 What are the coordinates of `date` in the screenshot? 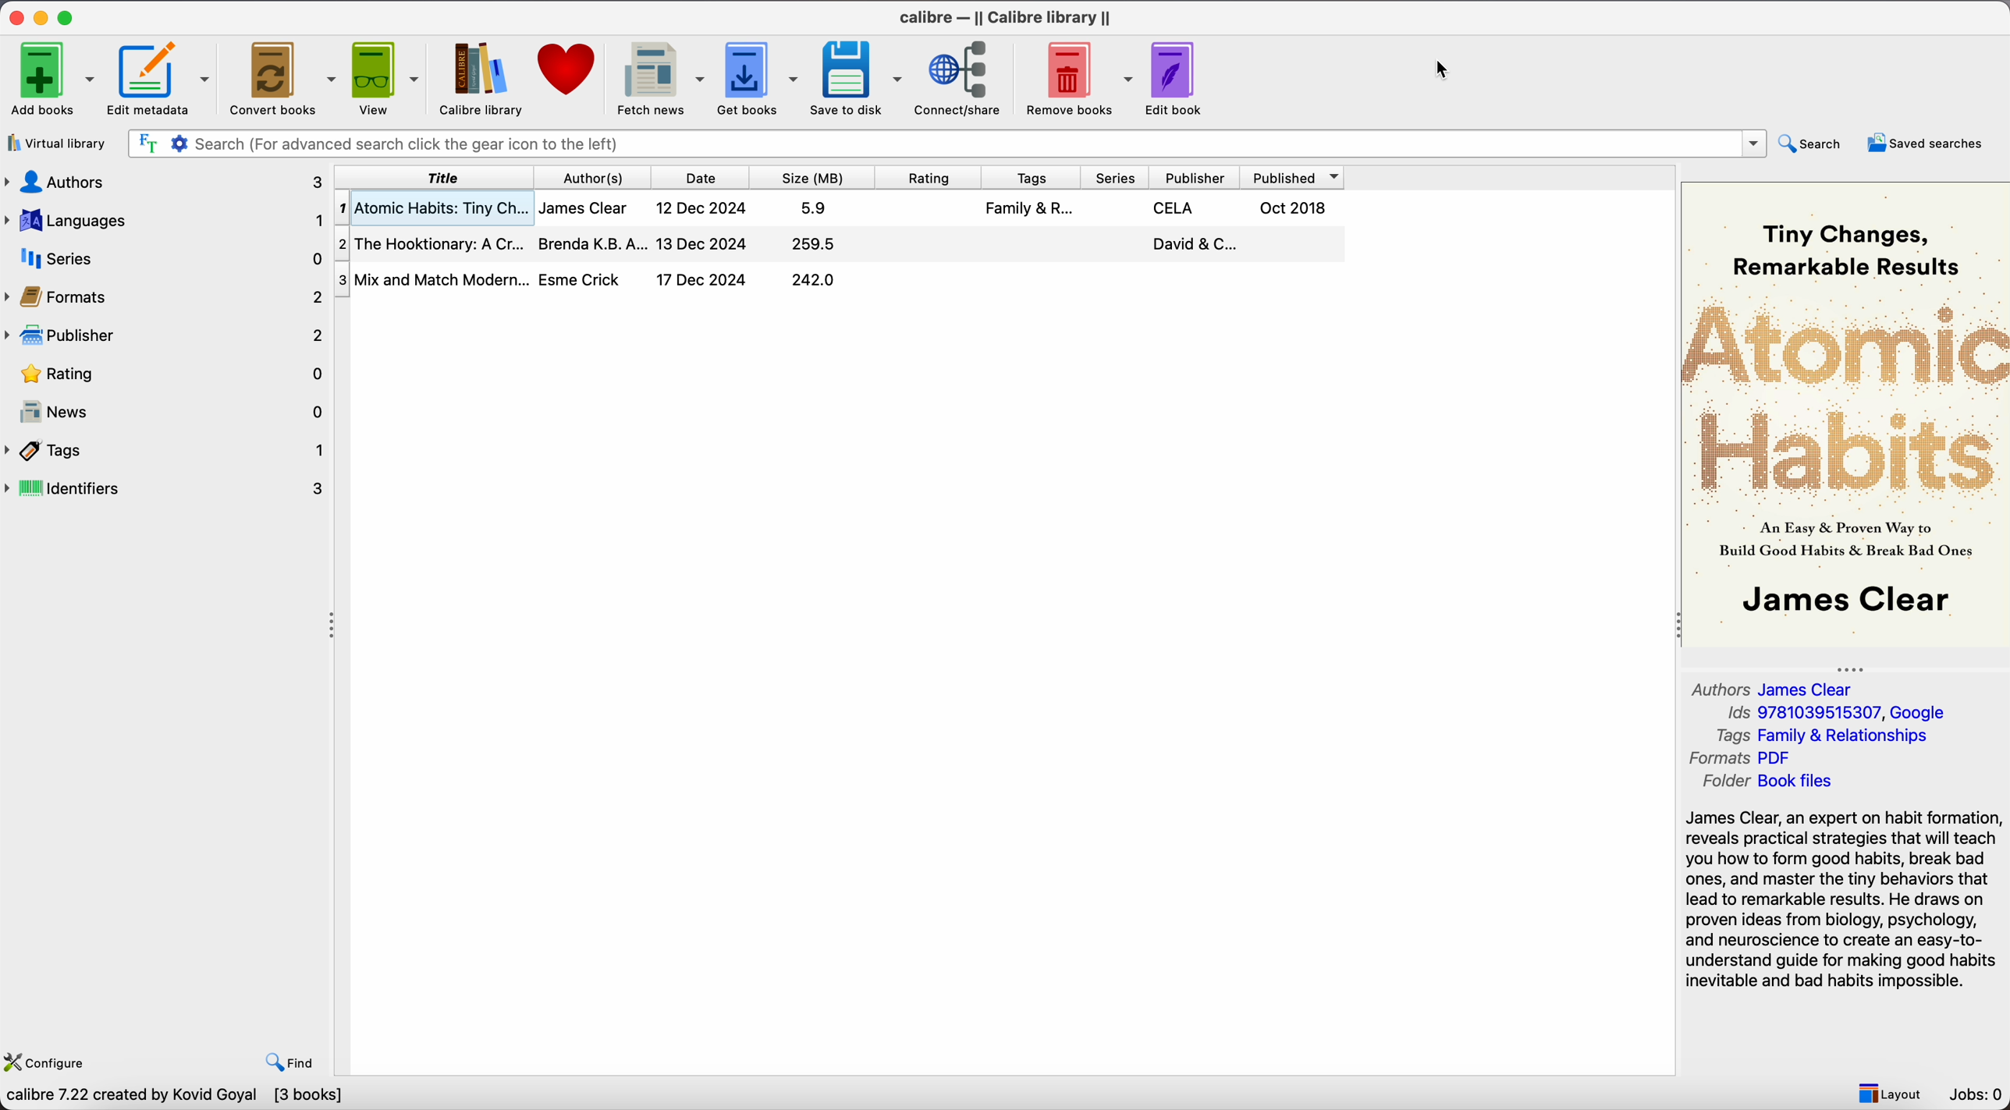 It's located at (708, 177).